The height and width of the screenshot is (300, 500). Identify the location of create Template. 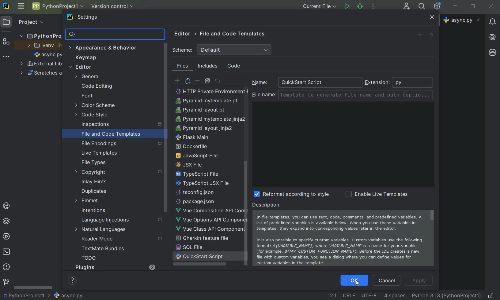
(208, 101).